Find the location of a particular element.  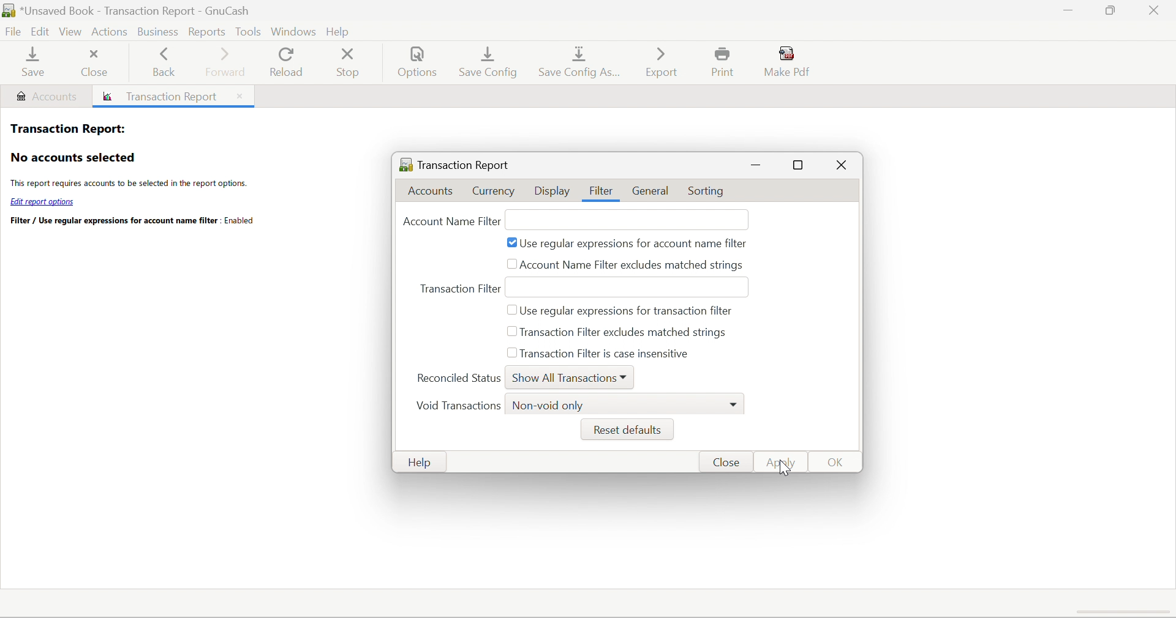

Export is located at coordinates (660, 61).